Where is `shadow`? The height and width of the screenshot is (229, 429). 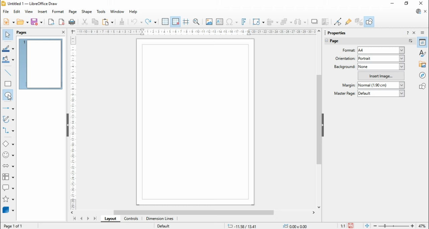
shadow is located at coordinates (315, 21).